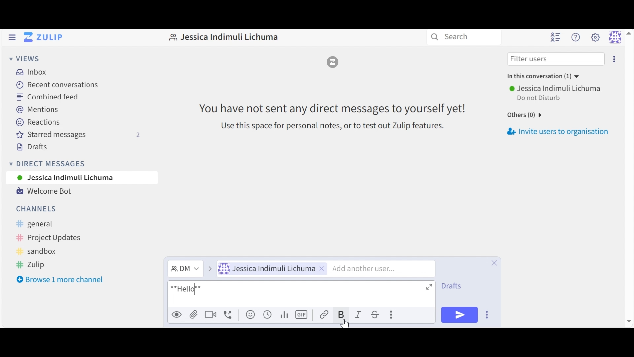  I want to click on sandbox, so click(39, 251).